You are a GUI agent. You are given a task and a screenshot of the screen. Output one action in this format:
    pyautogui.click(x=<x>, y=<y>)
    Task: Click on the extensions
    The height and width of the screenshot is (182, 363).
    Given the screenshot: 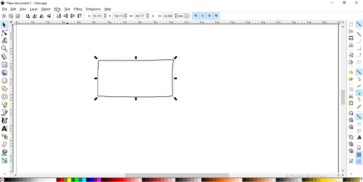 What is the action you would take?
    pyautogui.click(x=93, y=9)
    